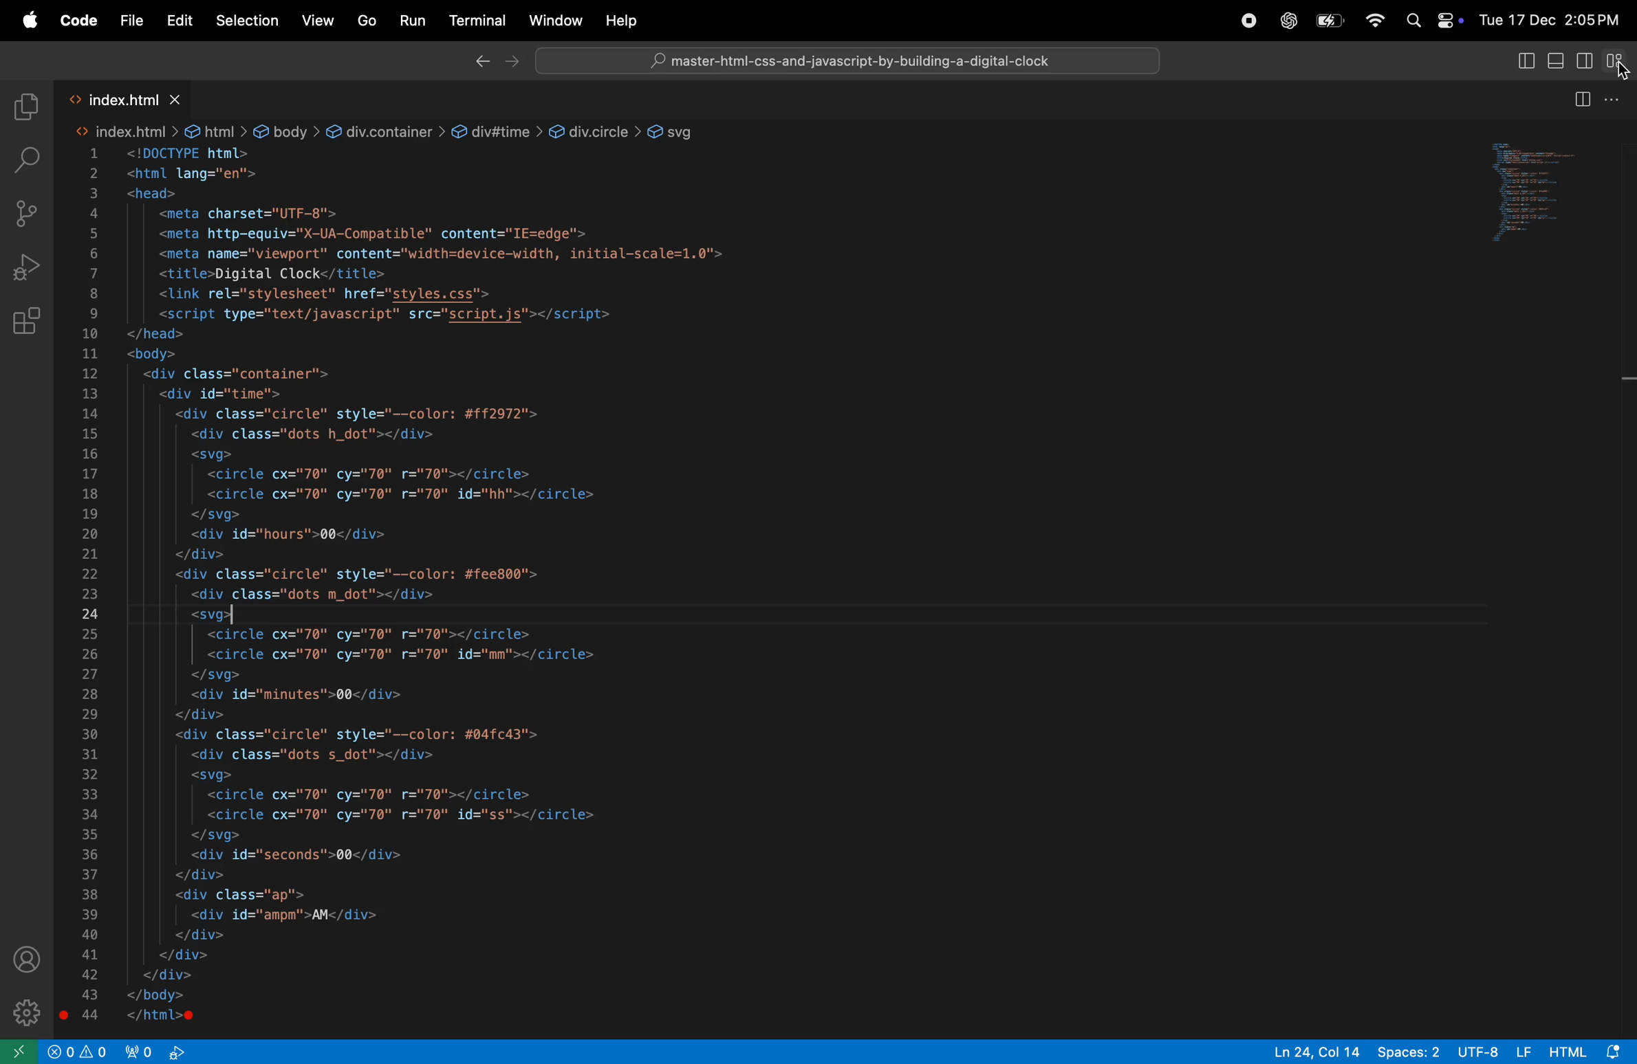 This screenshot has height=1064, width=1637. I want to click on explore, so click(26, 107).